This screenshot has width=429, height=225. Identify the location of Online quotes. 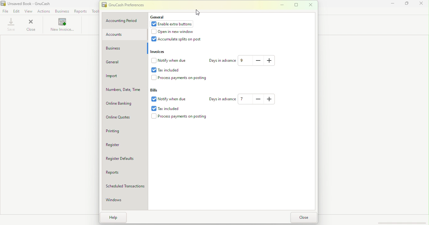
(125, 117).